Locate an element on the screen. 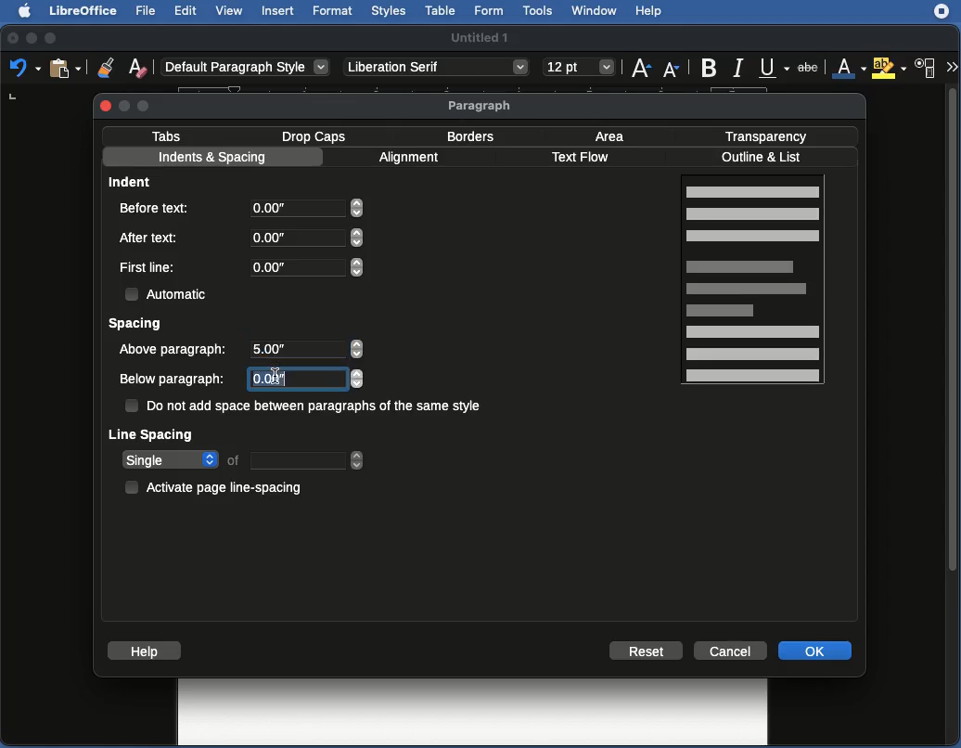  clipboard is located at coordinates (64, 68).